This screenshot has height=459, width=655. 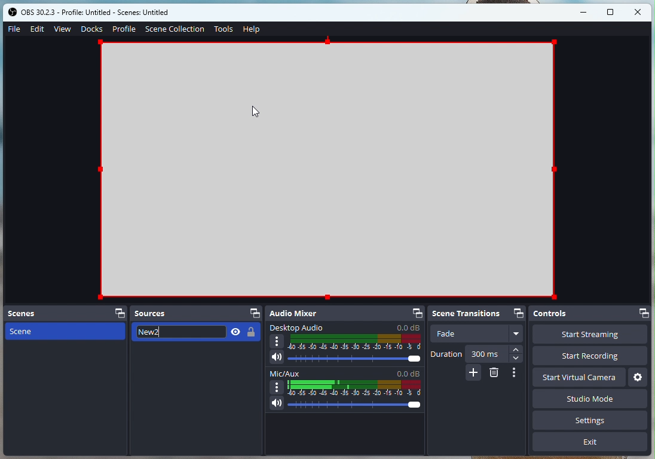 I want to click on Start Streaming, so click(x=589, y=335).